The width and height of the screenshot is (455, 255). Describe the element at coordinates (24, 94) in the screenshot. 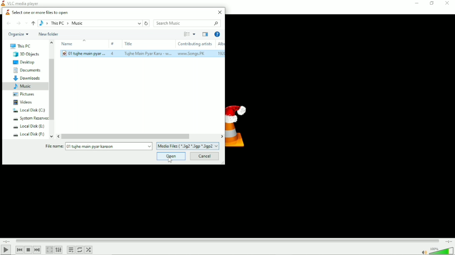

I see `Pictures` at that location.